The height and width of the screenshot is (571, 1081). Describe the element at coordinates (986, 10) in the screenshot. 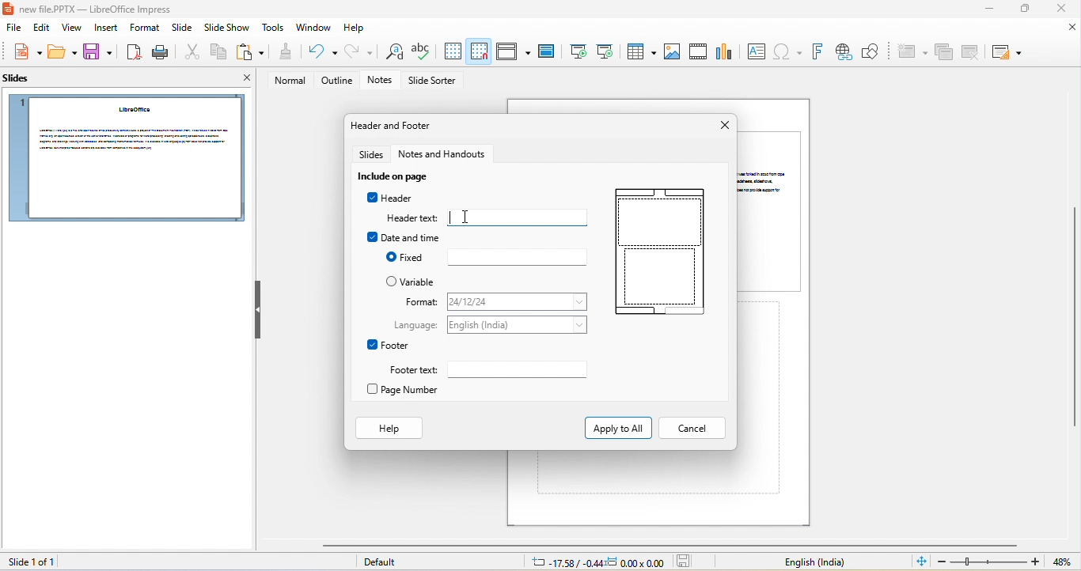

I see `minimize` at that location.